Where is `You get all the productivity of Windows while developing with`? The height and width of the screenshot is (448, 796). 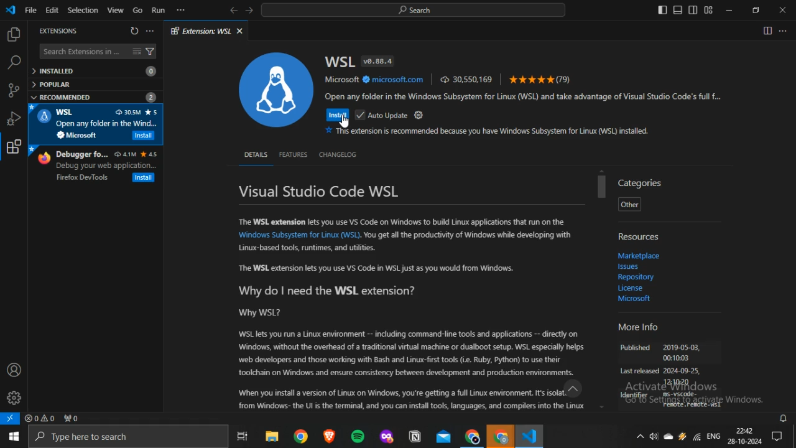
You get all the productivity of Windows while developing with is located at coordinates (468, 235).